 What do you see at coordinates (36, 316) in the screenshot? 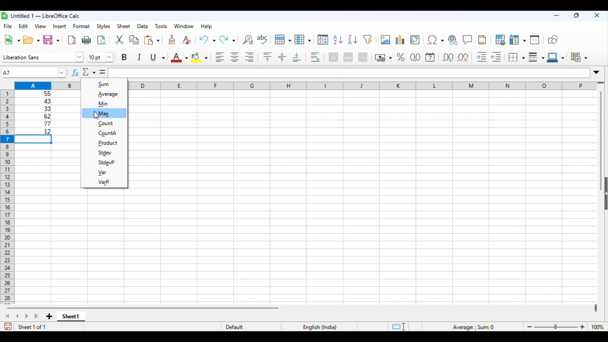
I see `last sheet` at bounding box center [36, 316].